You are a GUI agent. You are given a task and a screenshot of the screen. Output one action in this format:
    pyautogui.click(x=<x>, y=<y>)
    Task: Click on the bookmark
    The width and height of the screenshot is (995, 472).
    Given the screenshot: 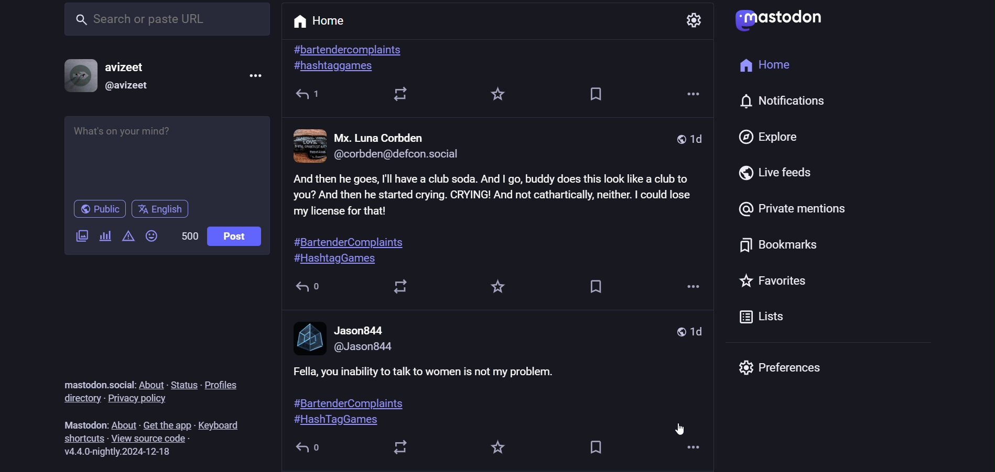 What is the action you would take?
    pyautogui.click(x=591, y=95)
    